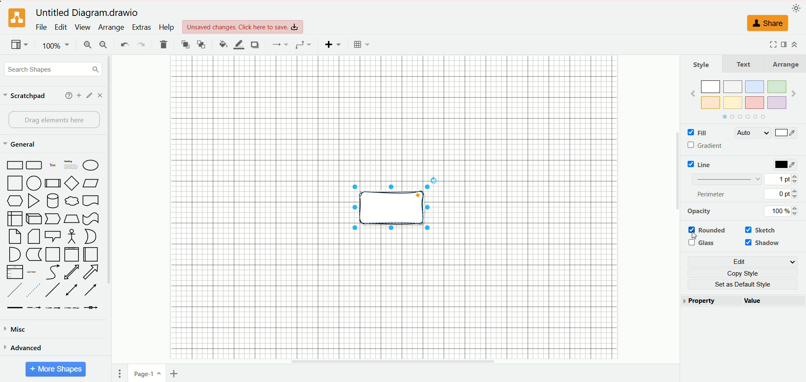  What do you see at coordinates (701, 164) in the screenshot?
I see `line` at bounding box center [701, 164].